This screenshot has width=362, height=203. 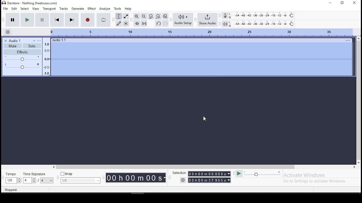 What do you see at coordinates (158, 23) in the screenshot?
I see `undo` at bounding box center [158, 23].